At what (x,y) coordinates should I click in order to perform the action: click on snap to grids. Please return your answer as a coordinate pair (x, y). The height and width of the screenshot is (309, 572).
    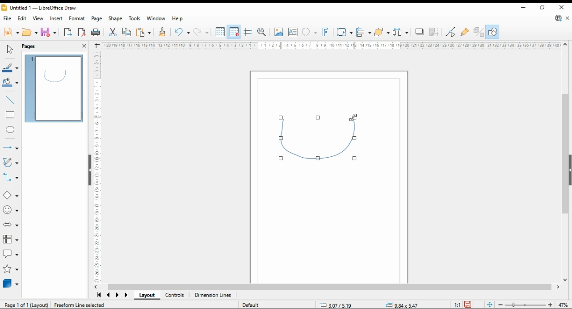
    Looking at the image, I should click on (234, 32).